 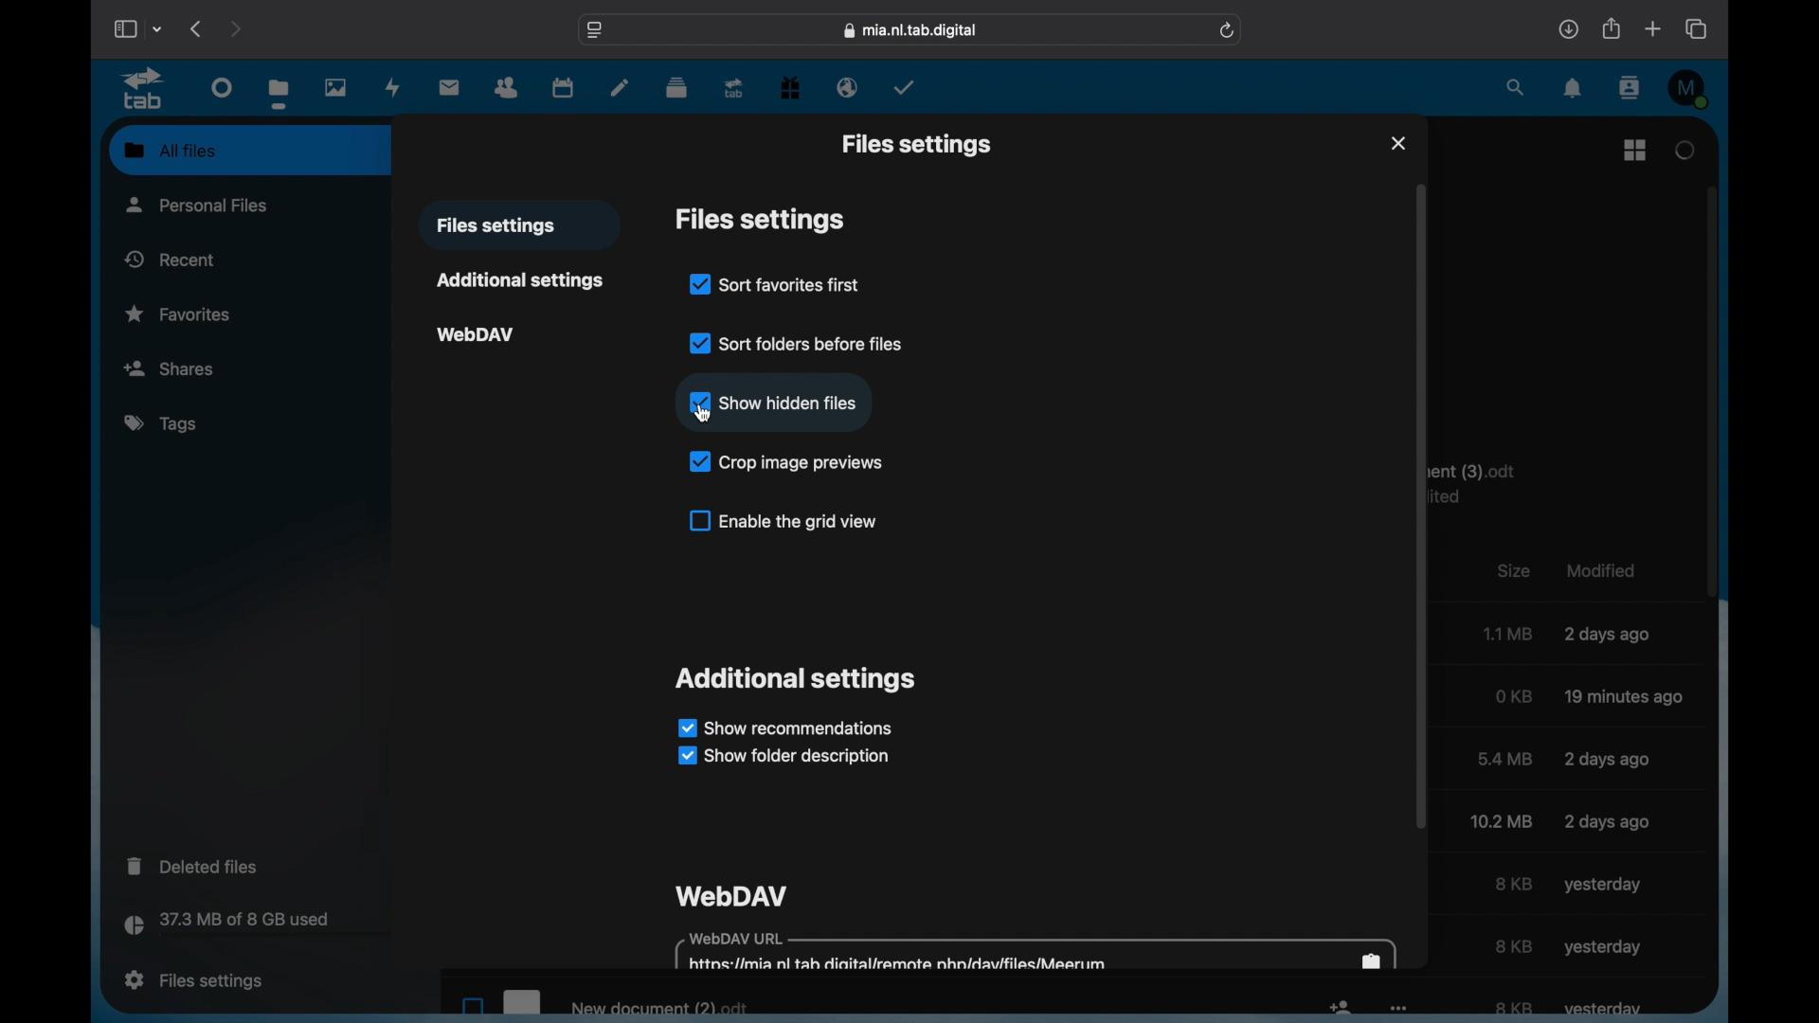 I want to click on show recommendations, so click(x=783, y=728).